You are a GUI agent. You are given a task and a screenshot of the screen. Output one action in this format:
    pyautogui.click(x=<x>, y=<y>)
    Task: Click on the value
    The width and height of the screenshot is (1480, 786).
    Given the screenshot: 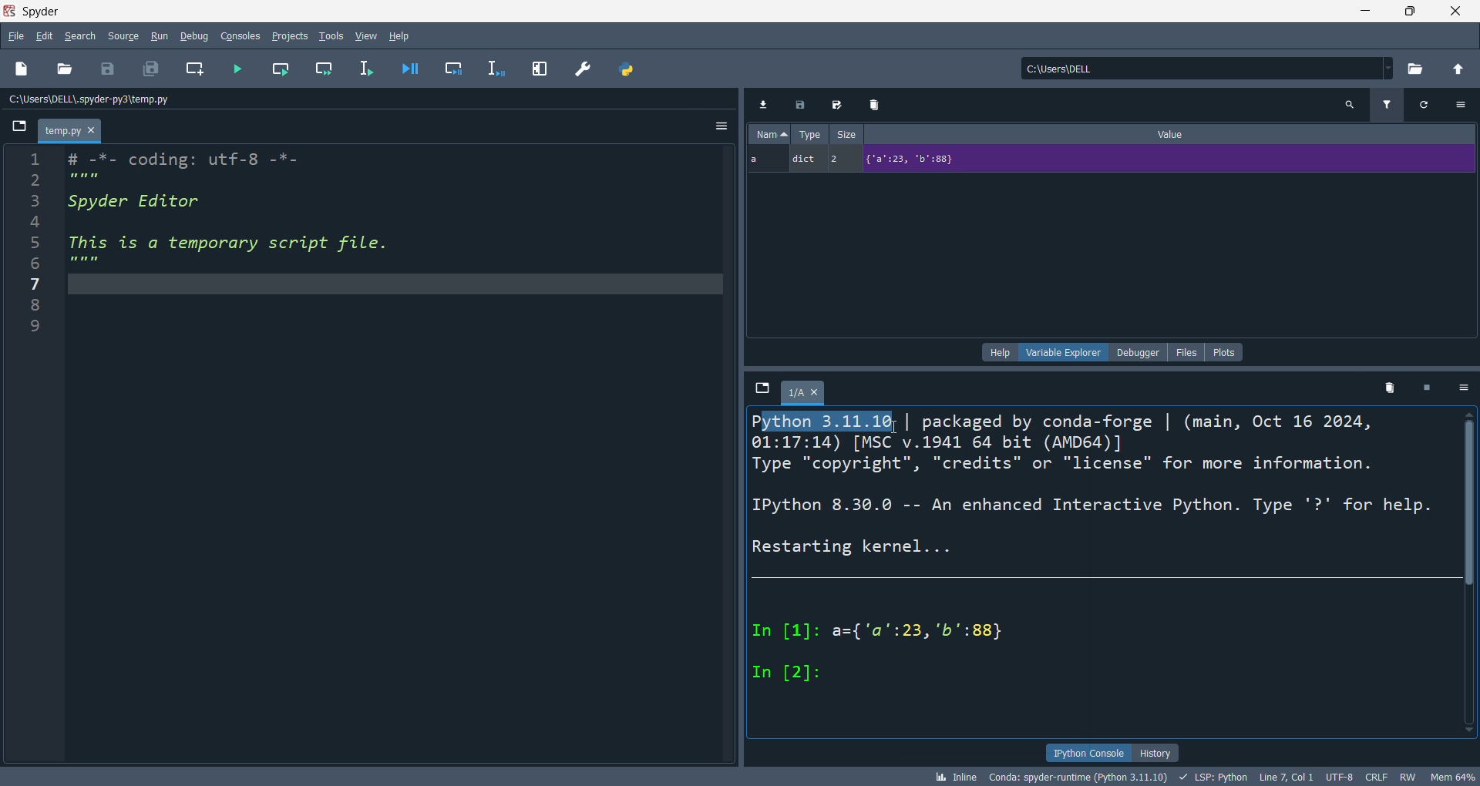 What is the action you would take?
    pyautogui.click(x=1174, y=133)
    